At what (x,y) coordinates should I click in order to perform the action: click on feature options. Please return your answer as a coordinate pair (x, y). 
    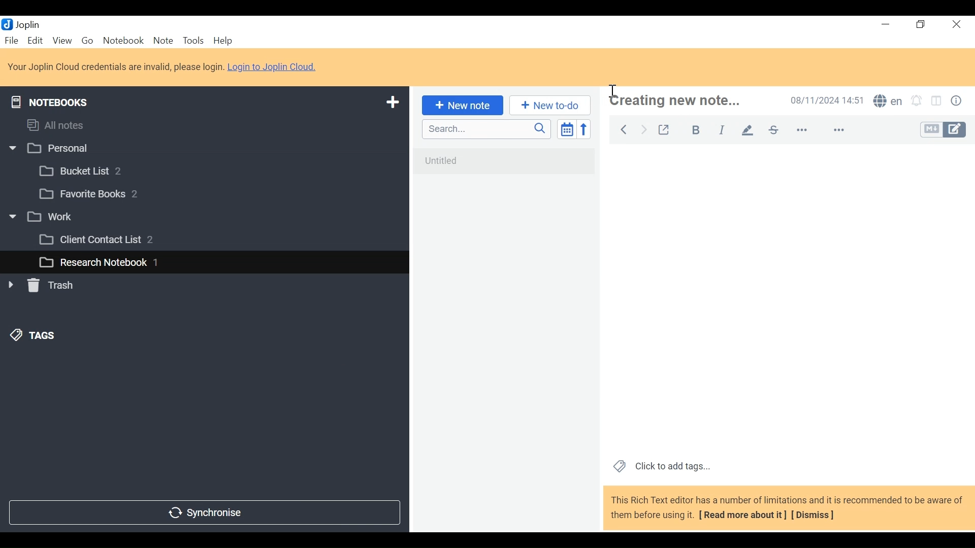
    Looking at the image, I should click on (843, 131).